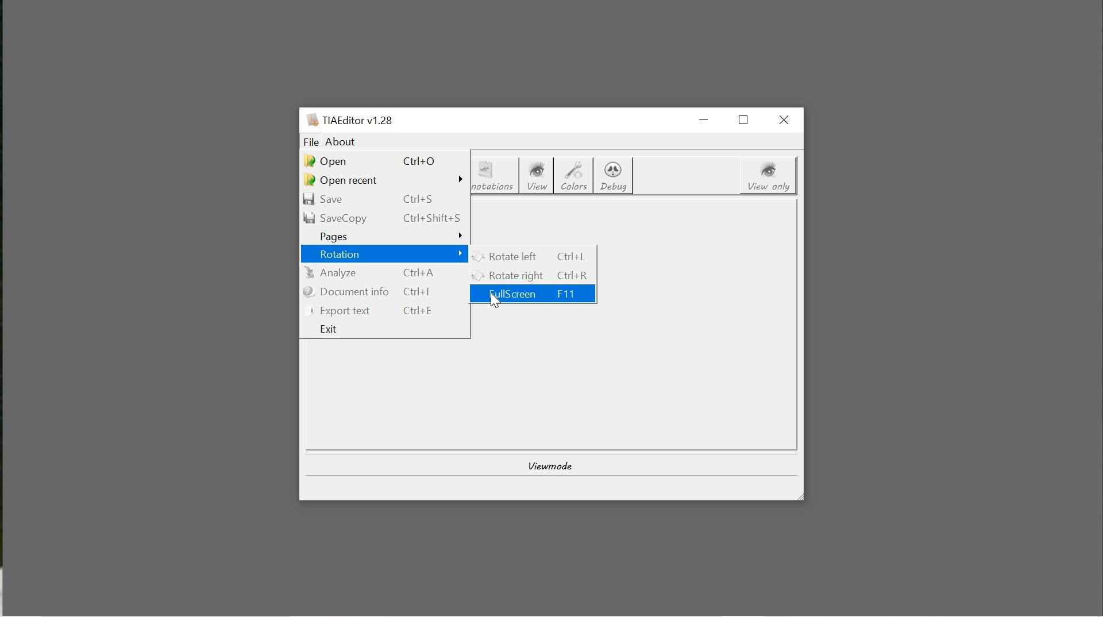 The height and width of the screenshot is (617, 1103). I want to click on rotation, so click(386, 256).